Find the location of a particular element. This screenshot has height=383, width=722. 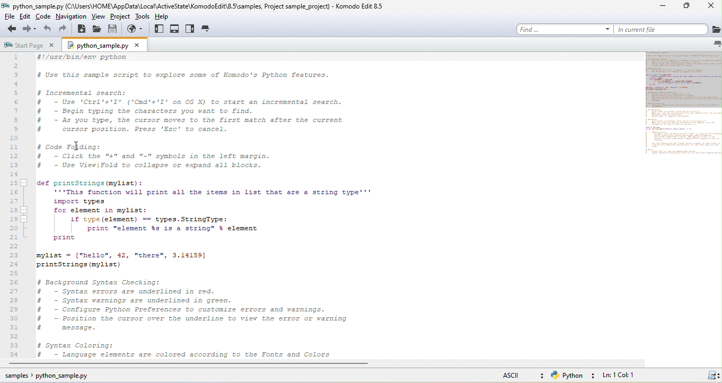

help is located at coordinates (170, 18).